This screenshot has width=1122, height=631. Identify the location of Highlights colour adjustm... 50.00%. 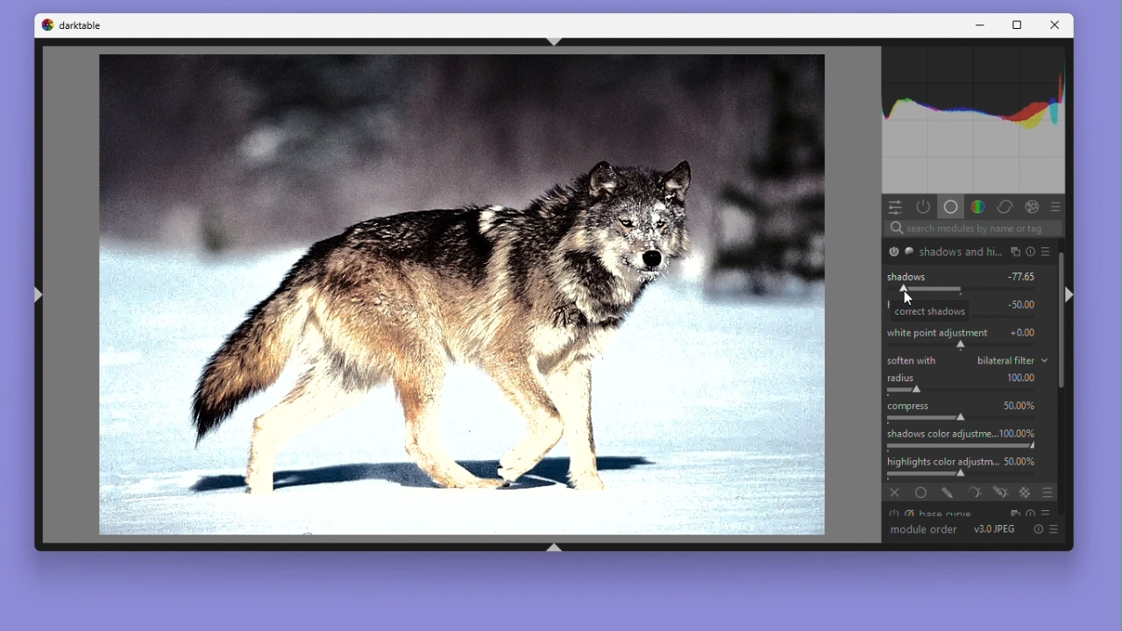
(961, 462).